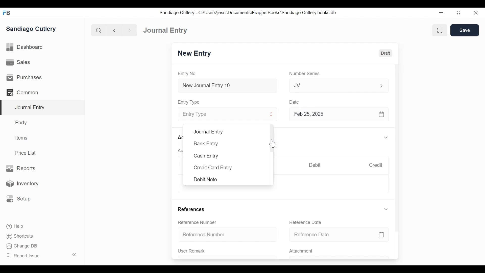 The width and height of the screenshot is (485, 273). Describe the element at coordinates (191, 251) in the screenshot. I see `User Remark` at that location.